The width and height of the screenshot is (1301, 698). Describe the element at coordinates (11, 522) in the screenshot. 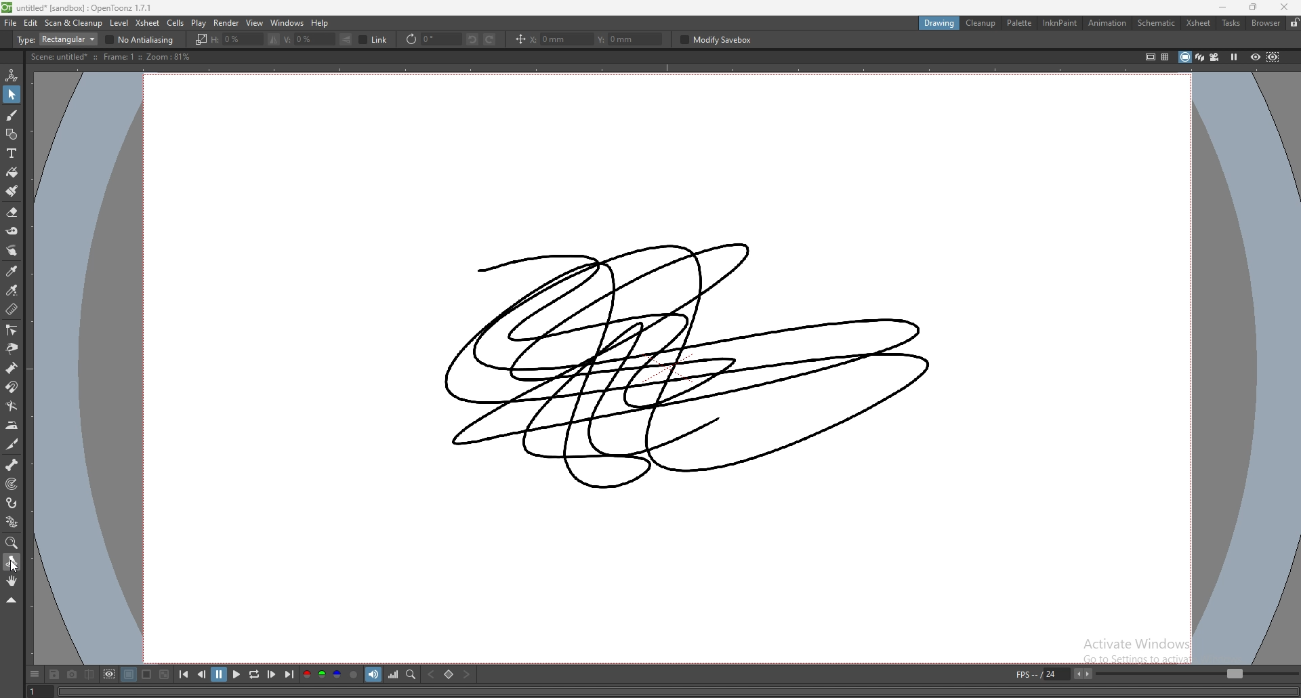

I see `plastic` at that location.